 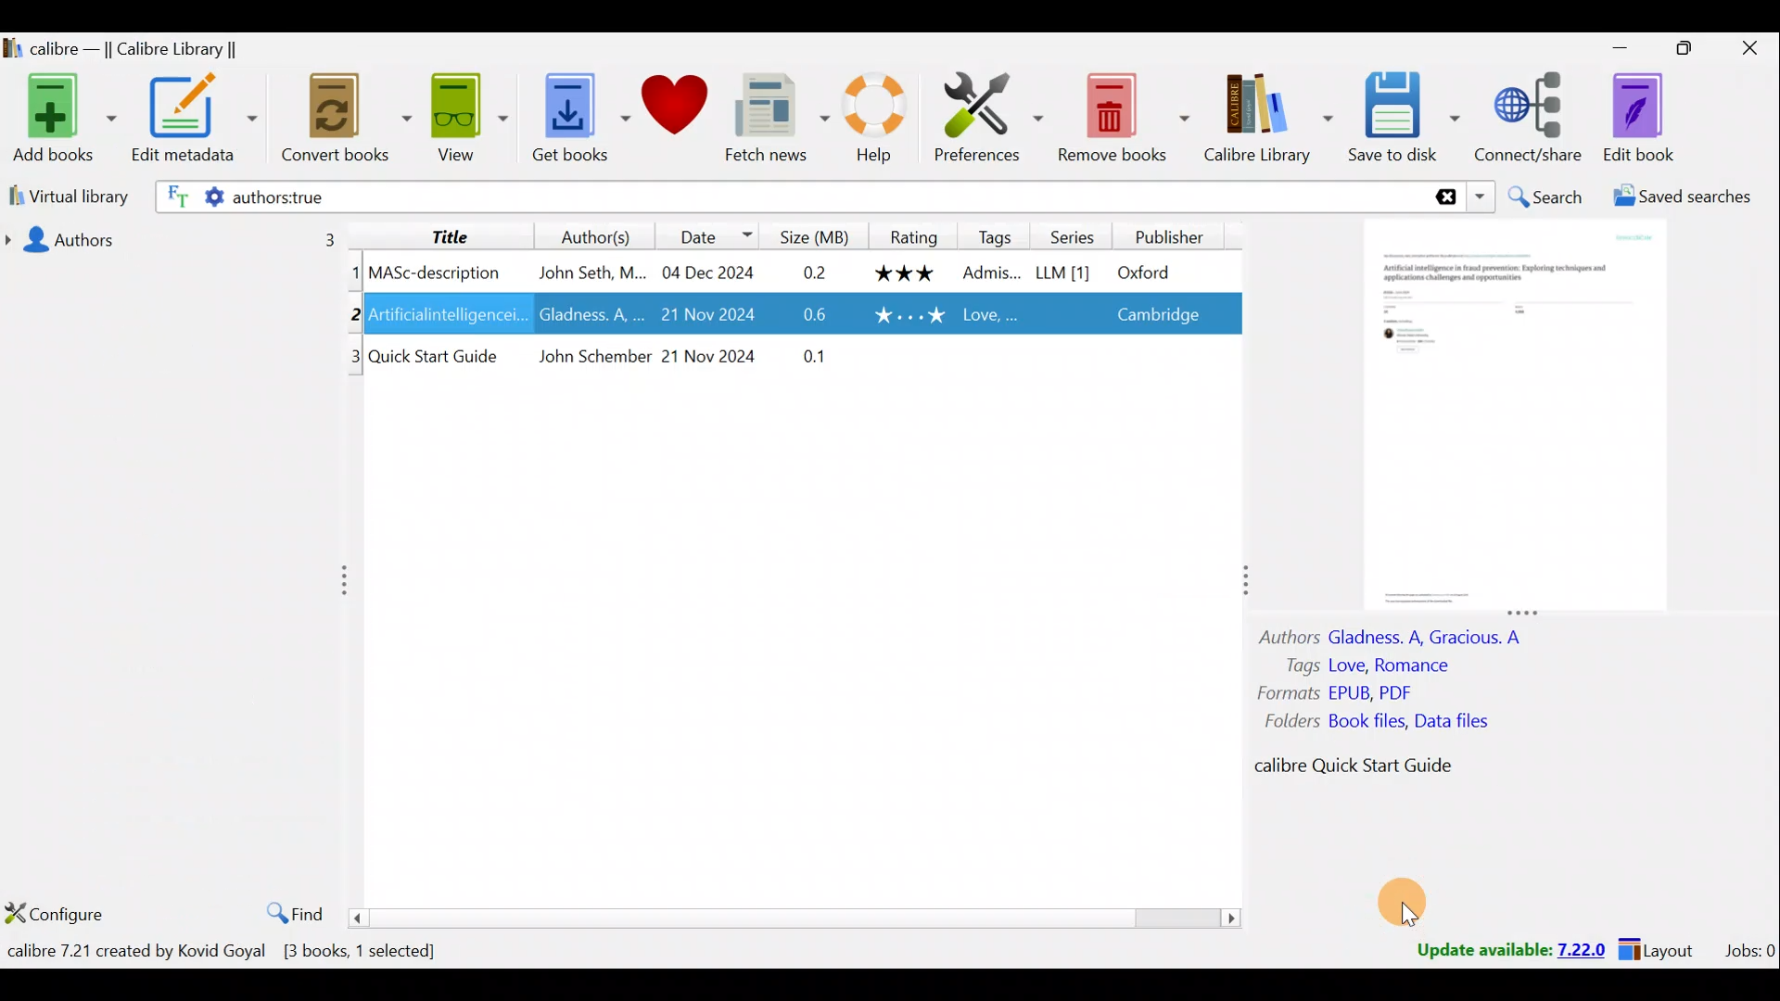 I want to click on Title, so click(x=443, y=234).